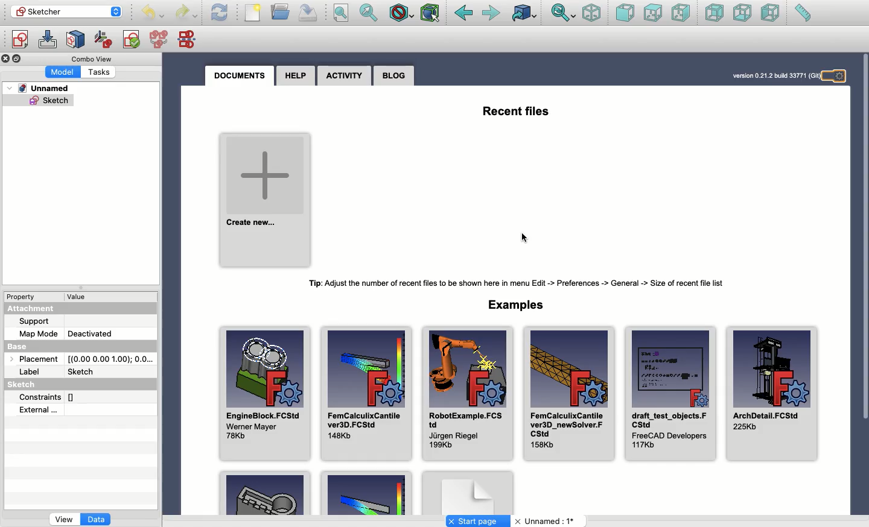 The height and width of the screenshot is (527, 869). What do you see at coordinates (37, 321) in the screenshot?
I see `Support` at bounding box center [37, 321].